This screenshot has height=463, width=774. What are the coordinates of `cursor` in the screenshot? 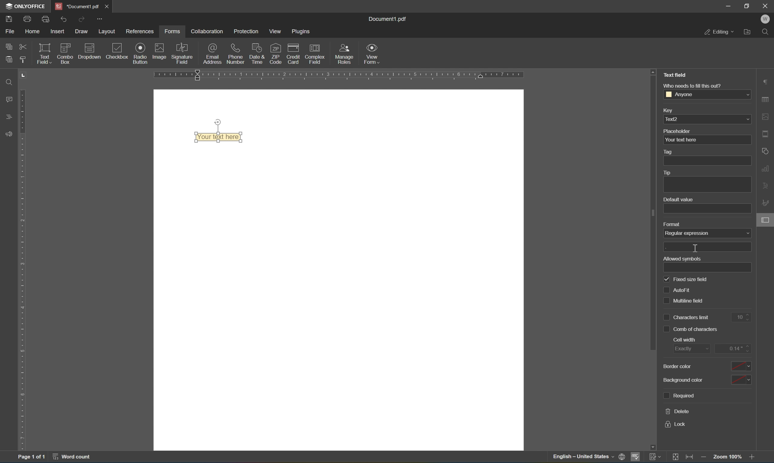 It's located at (696, 248).